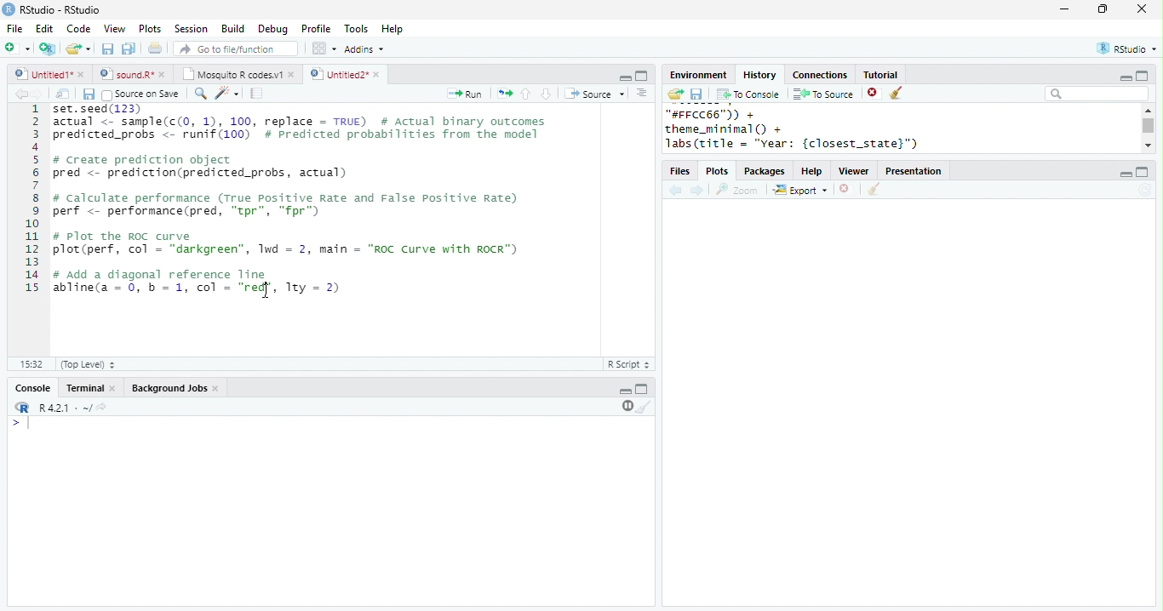 The image size is (1163, 611). I want to click on search, so click(201, 94).